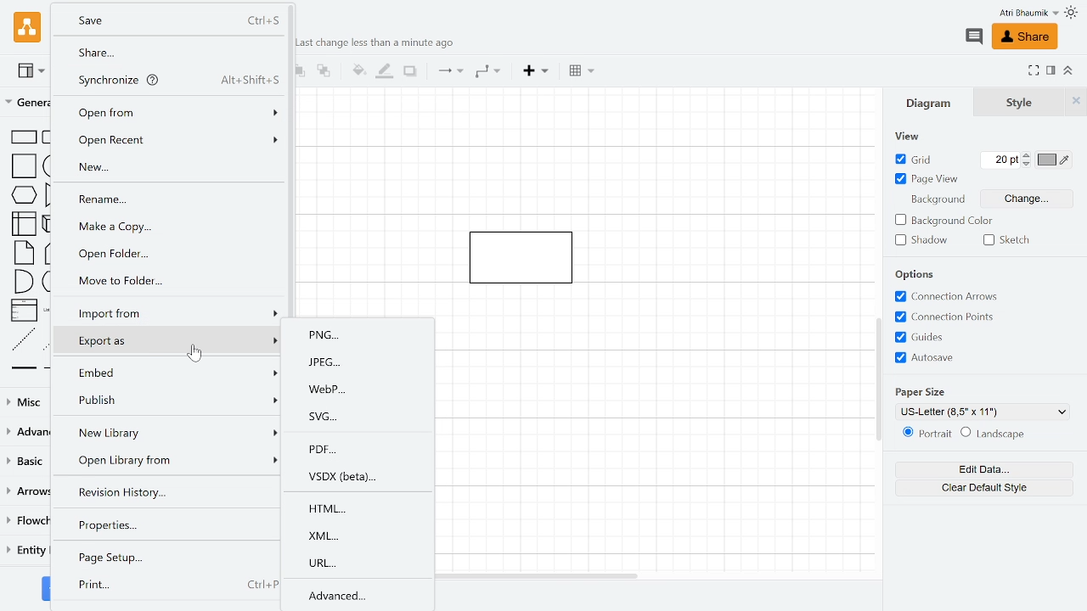 This screenshot has width=1087, height=611. What do you see at coordinates (984, 487) in the screenshot?
I see `Clear default style` at bounding box center [984, 487].